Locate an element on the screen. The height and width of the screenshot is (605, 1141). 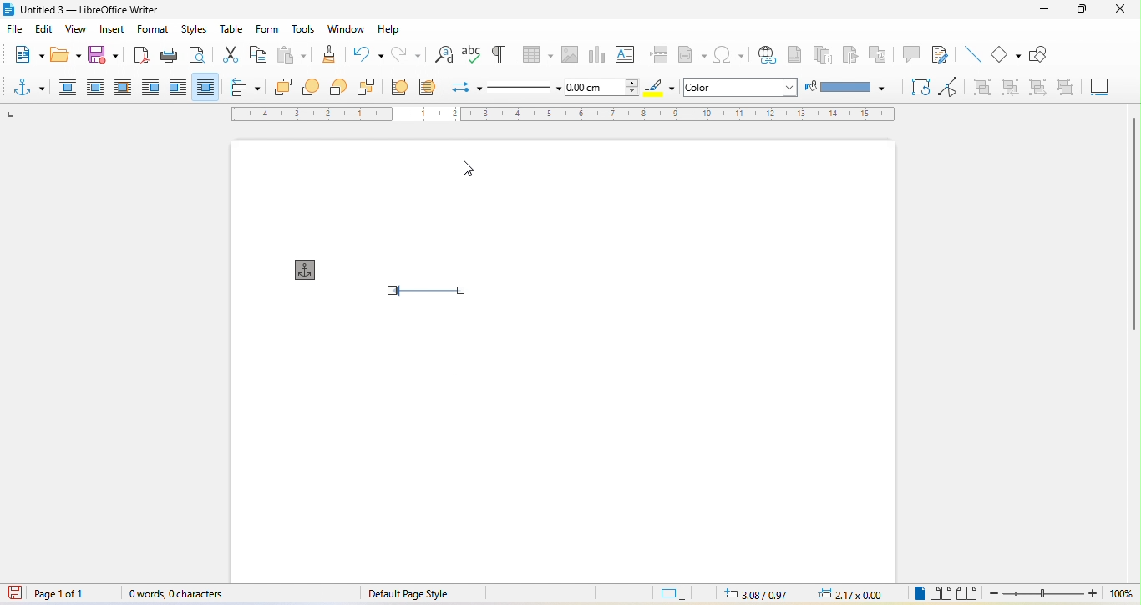
form is located at coordinates (266, 29).